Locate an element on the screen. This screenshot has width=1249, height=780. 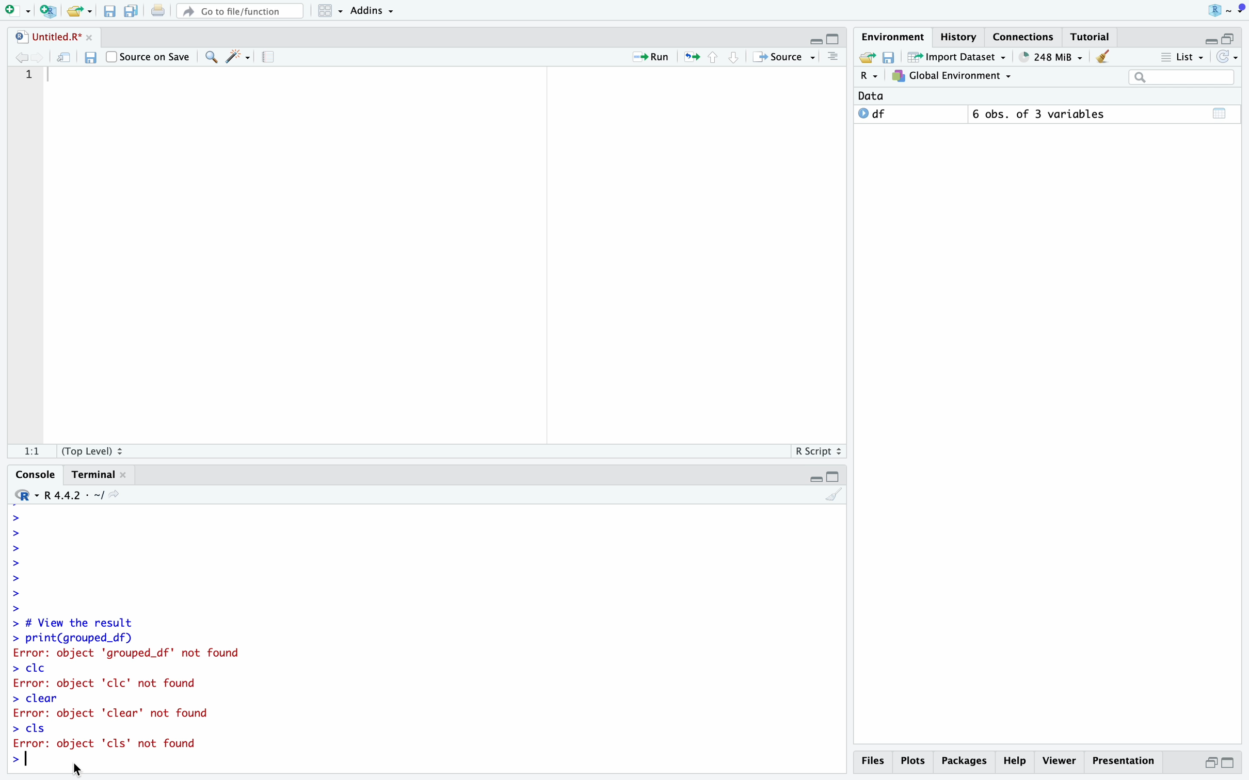
List is located at coordinates (1182, 56).